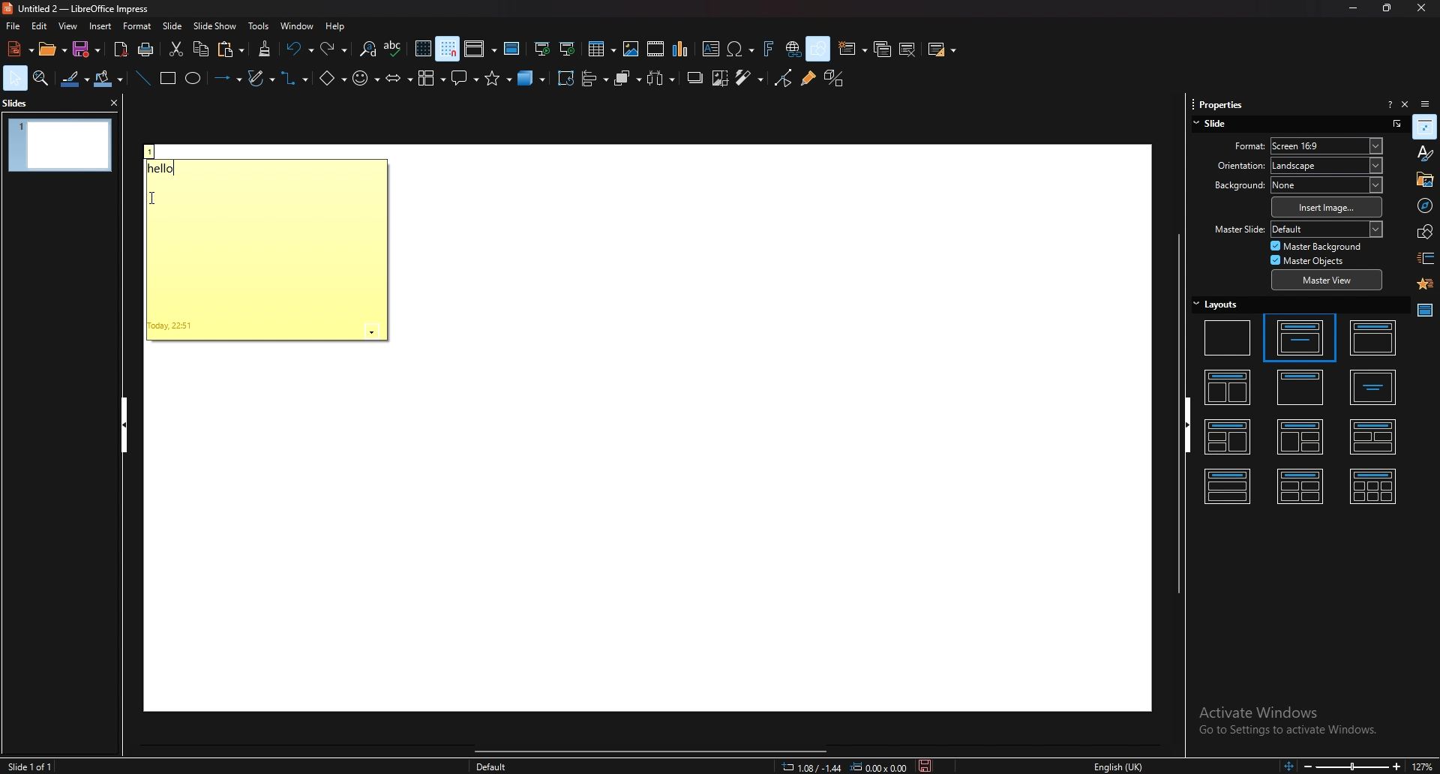 The height and width of the screenshot is (774, 1440). What do you see at coordinates (174, 25) in the screenshot?
I see `slide` at bounding box center [174, 25].